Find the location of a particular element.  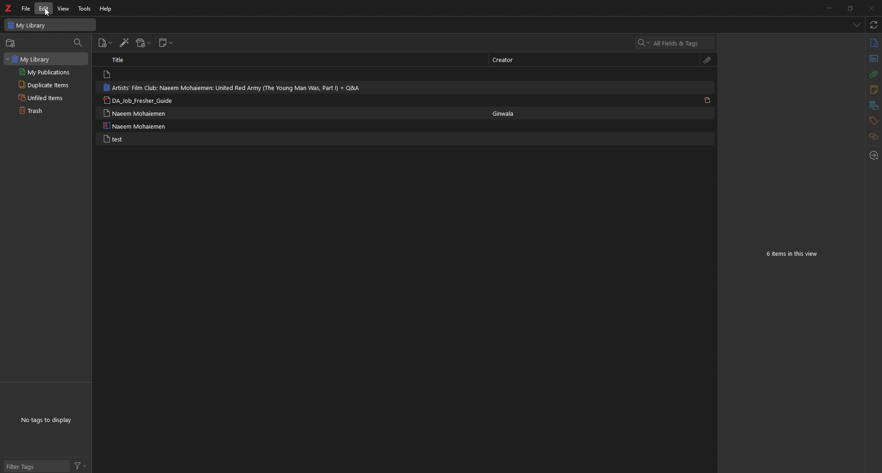

new item is located at coordinates (106, 43).